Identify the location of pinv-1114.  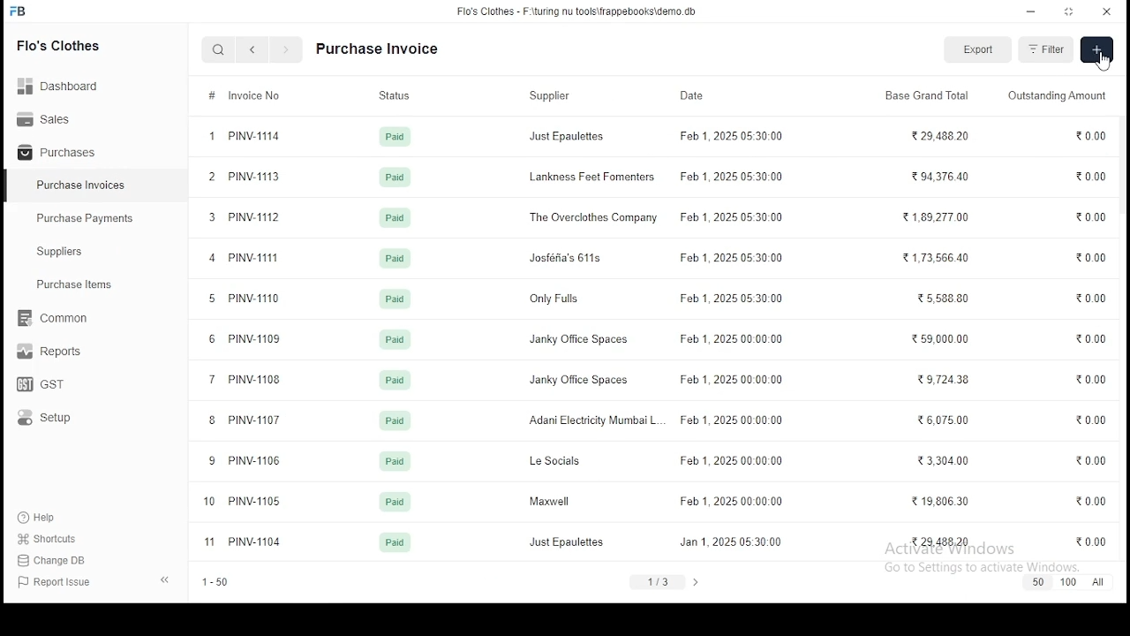
(254, 136).